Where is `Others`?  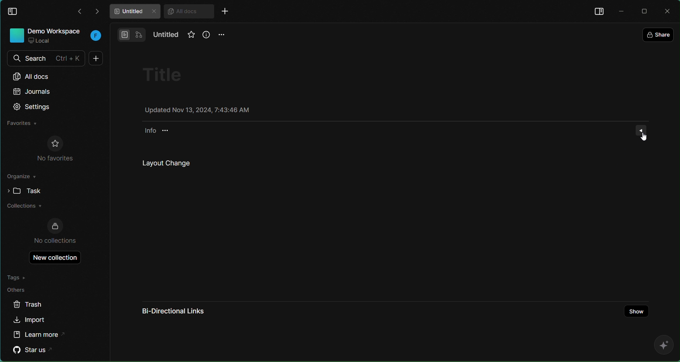
Others is located at coordinates (19, 290).